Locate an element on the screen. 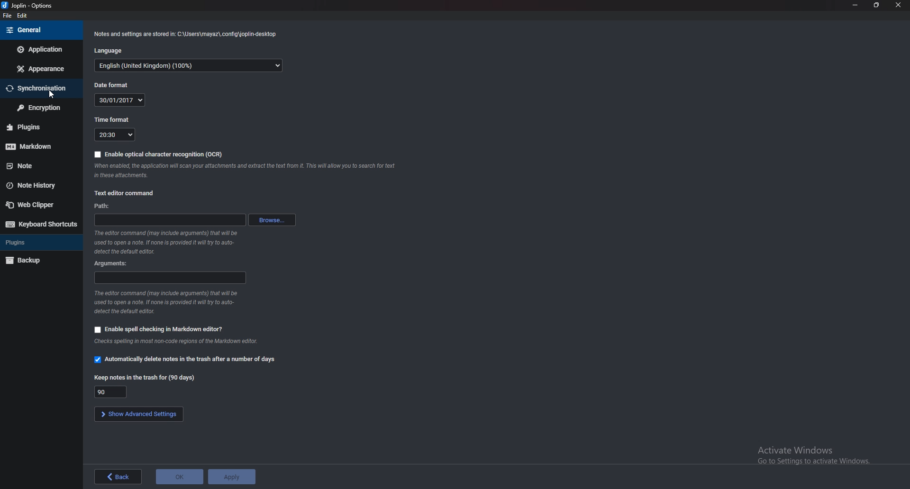 This screenshot has height=489, width=910. apply is located at coordinates (232, 477).